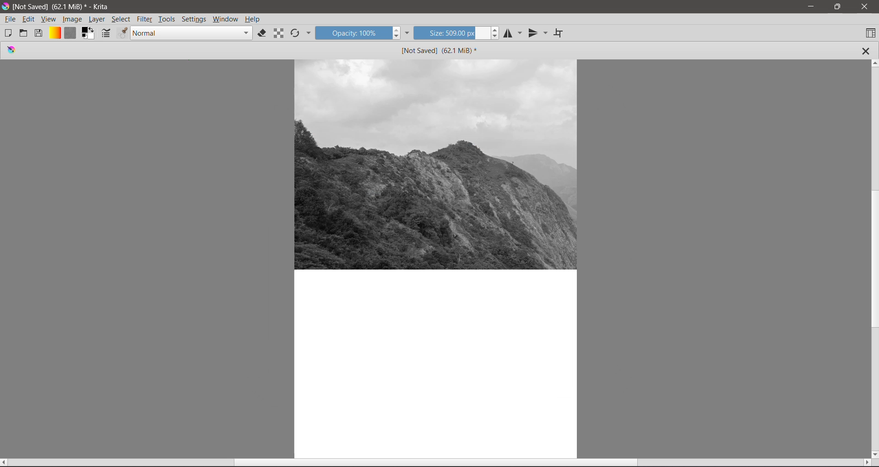 The width and height of the screenshot is (879, 467). Describe the element at coordinates (191, 33) in the screenshot. I see `Blending mode` at that location.